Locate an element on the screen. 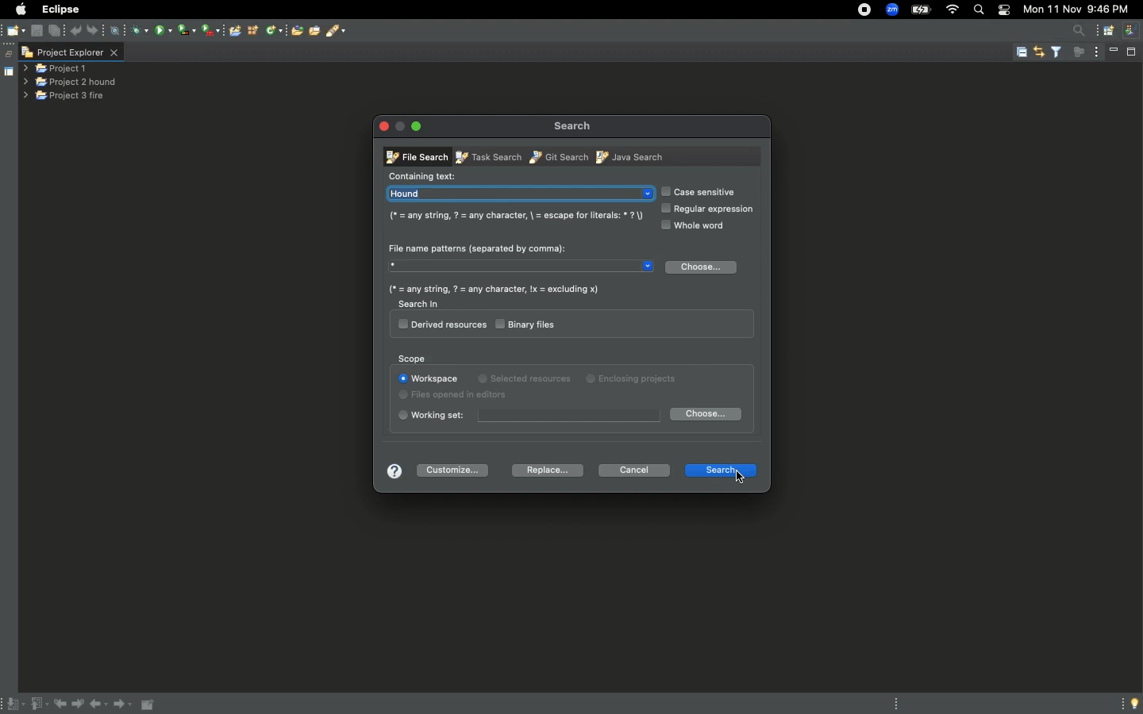 The image size is (1143, 714). Selected resources is located at coordinates (526, 378).